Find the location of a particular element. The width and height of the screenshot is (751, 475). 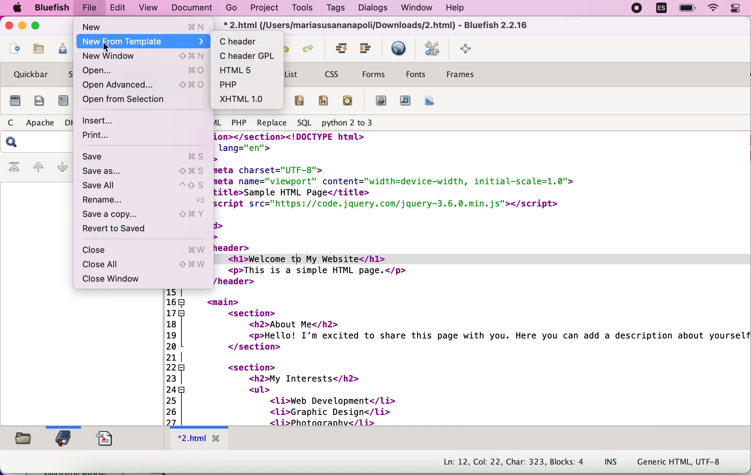

save is located at coordinates (147, 157).